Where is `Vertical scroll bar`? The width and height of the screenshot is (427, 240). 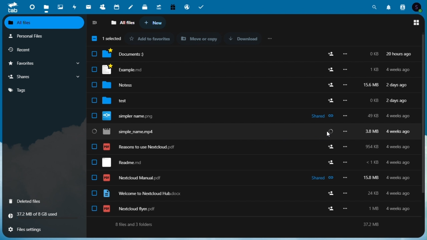 Vertical scroll bar is located at coordinates (424, 124).